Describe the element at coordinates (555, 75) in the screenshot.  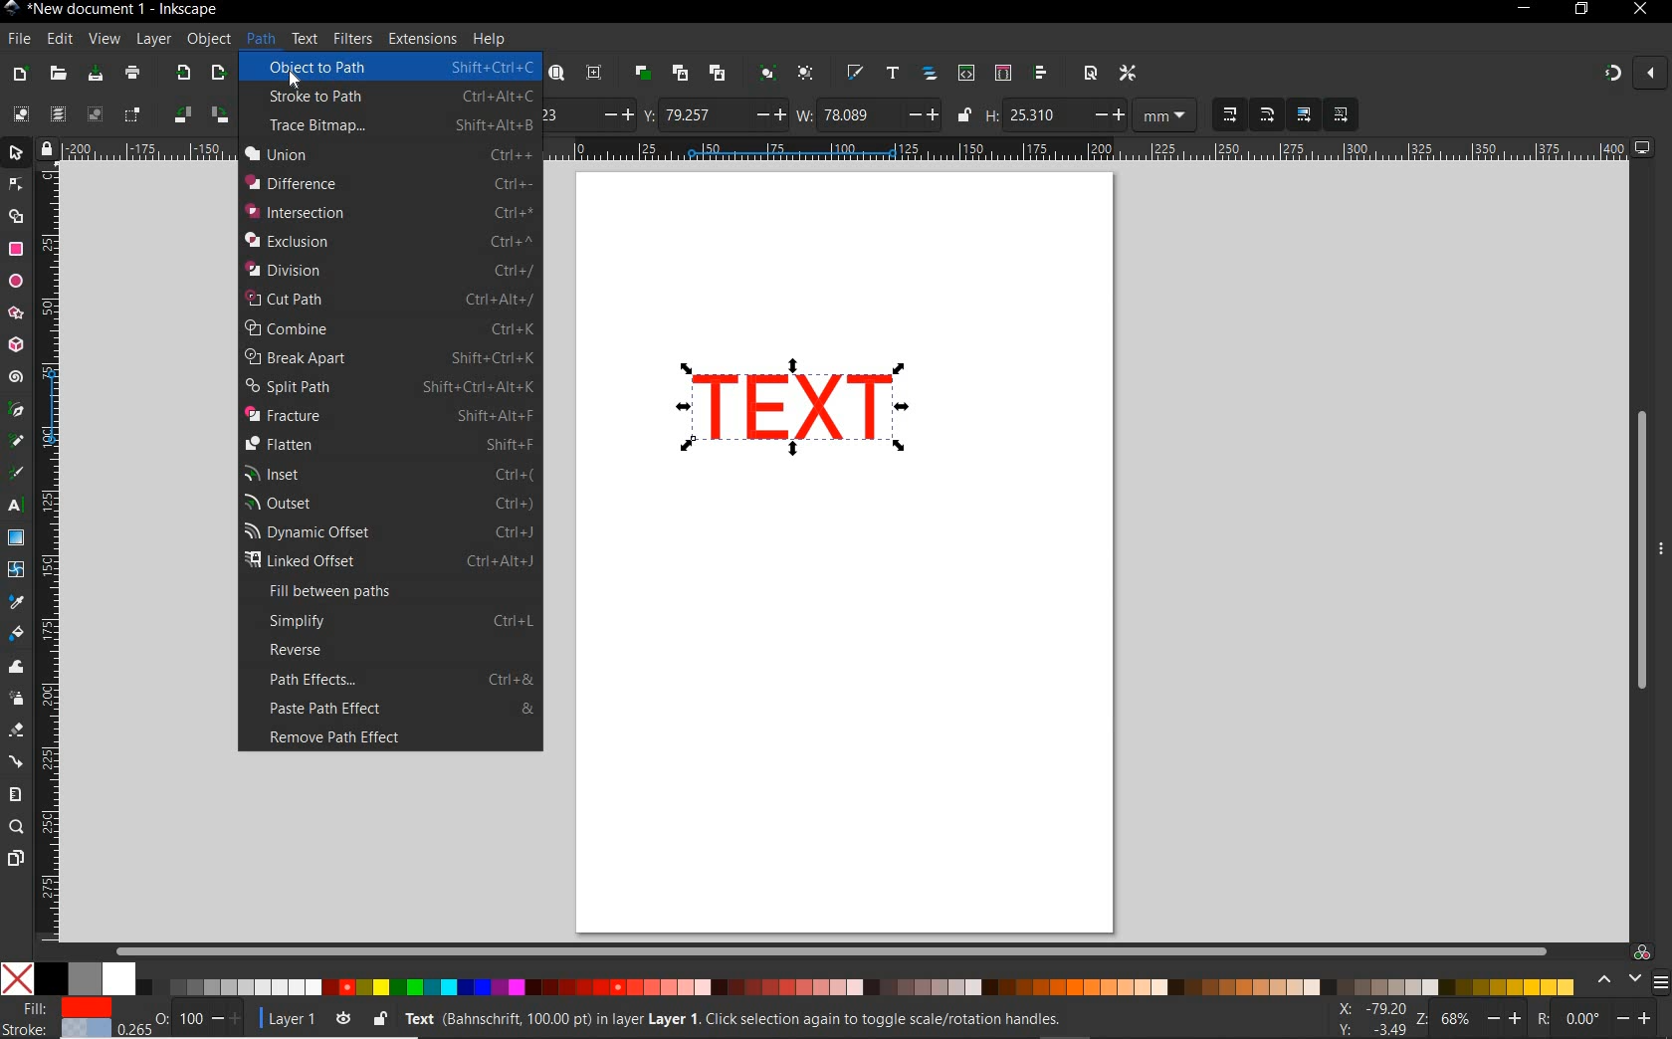
I see `ZOOM PAGE` at that location.